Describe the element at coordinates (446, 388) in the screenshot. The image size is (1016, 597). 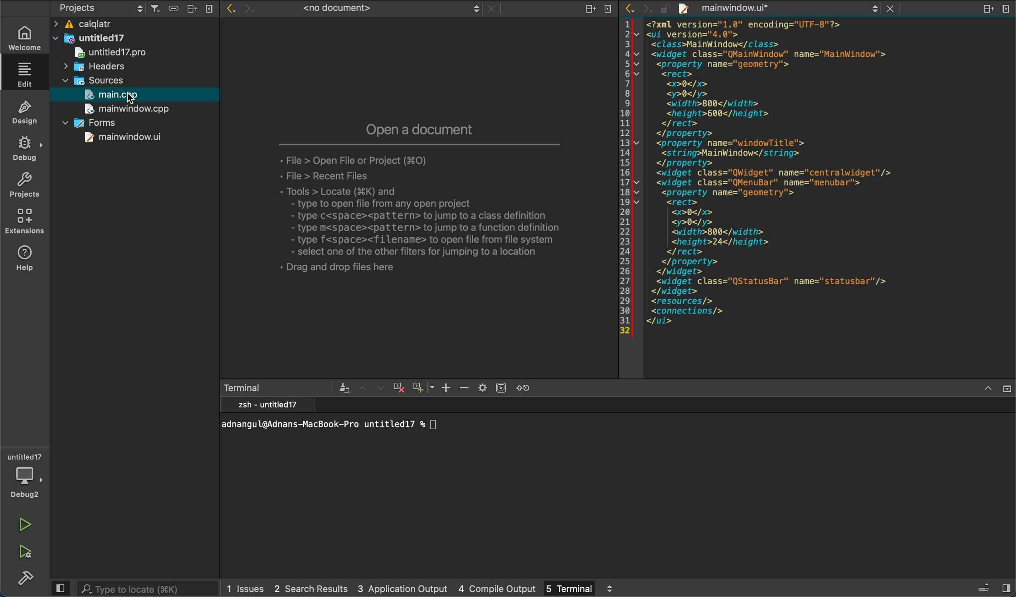
I see `zoom in` at that location.